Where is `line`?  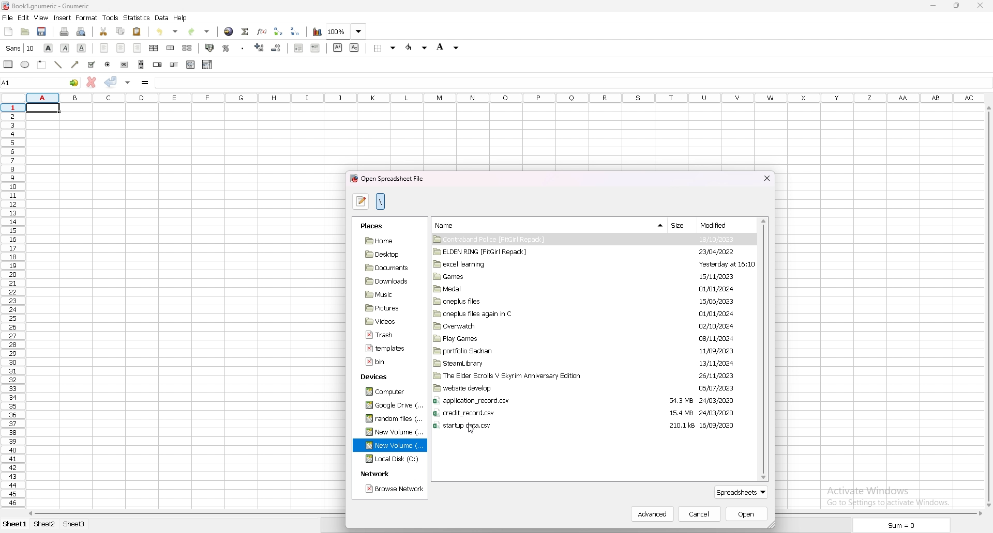
line is located at coordinates (58, 65).